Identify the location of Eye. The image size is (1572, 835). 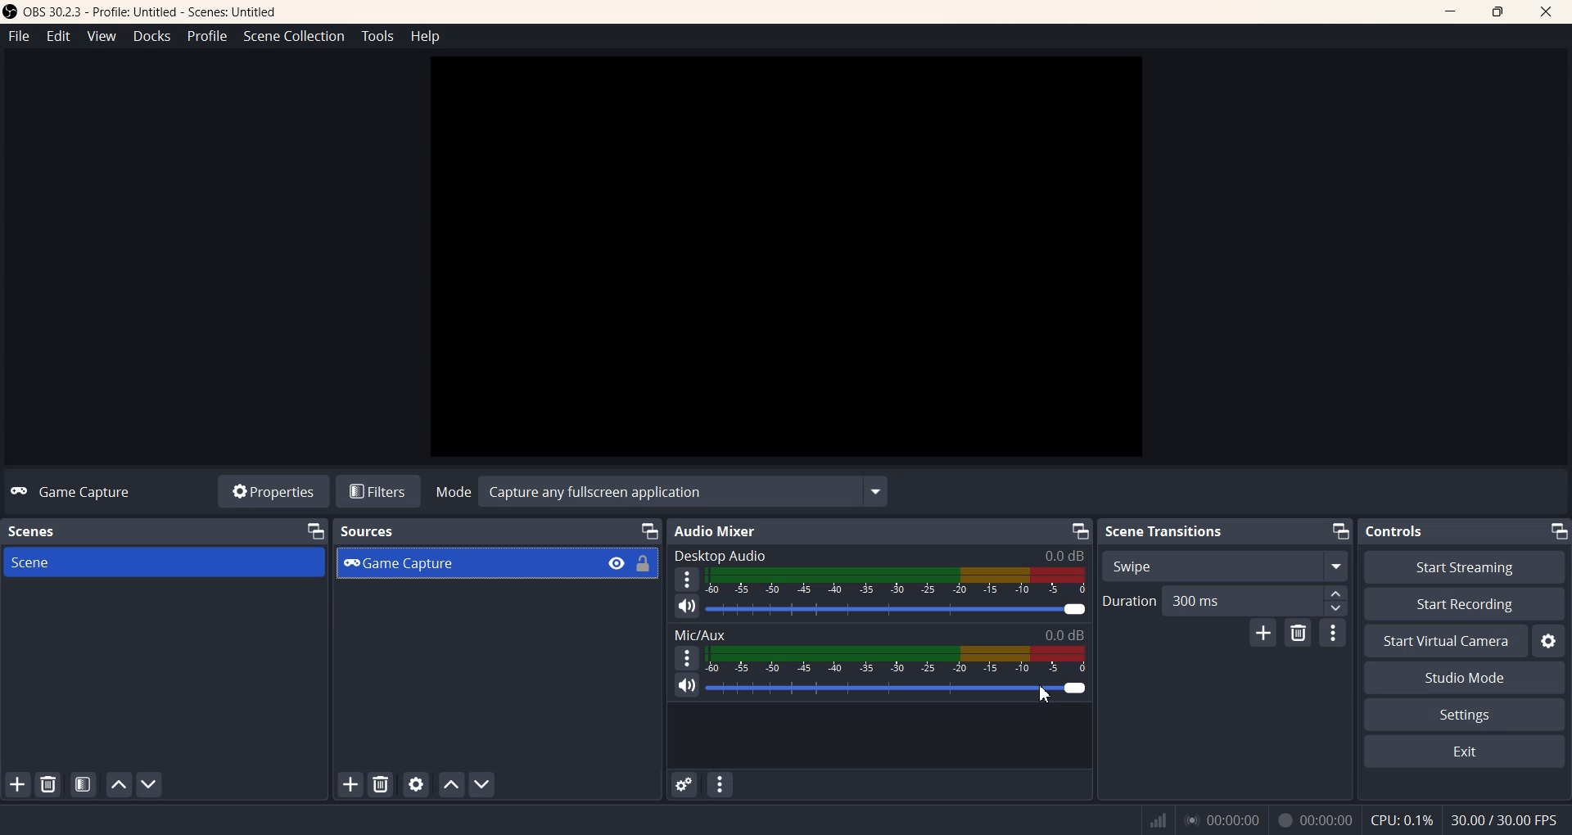
(618, 563).